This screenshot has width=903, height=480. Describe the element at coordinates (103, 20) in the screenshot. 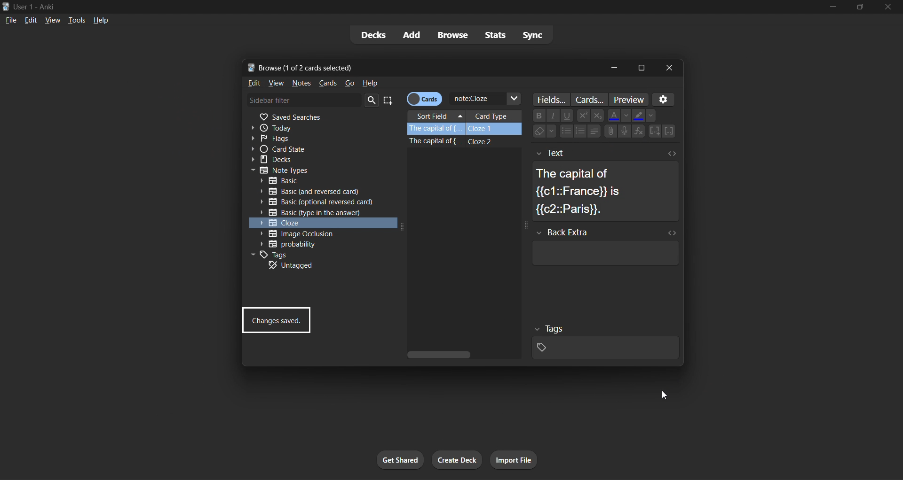

I see `help` at that location.